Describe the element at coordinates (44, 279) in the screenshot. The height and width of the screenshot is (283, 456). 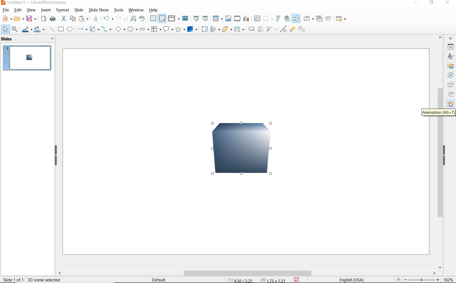
I see `3d scene selected` at that location.